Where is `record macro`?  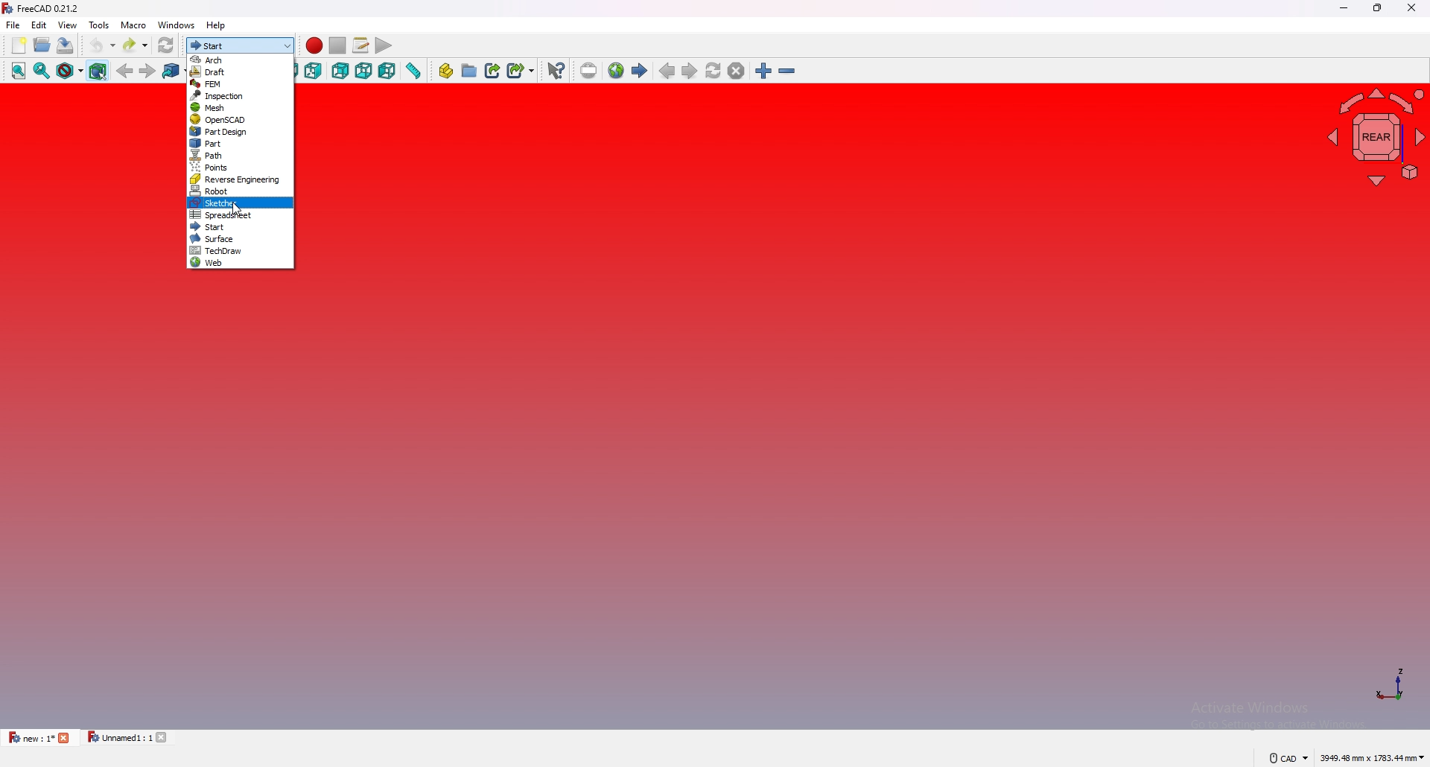 record macro is located at coordinates (314, 46).